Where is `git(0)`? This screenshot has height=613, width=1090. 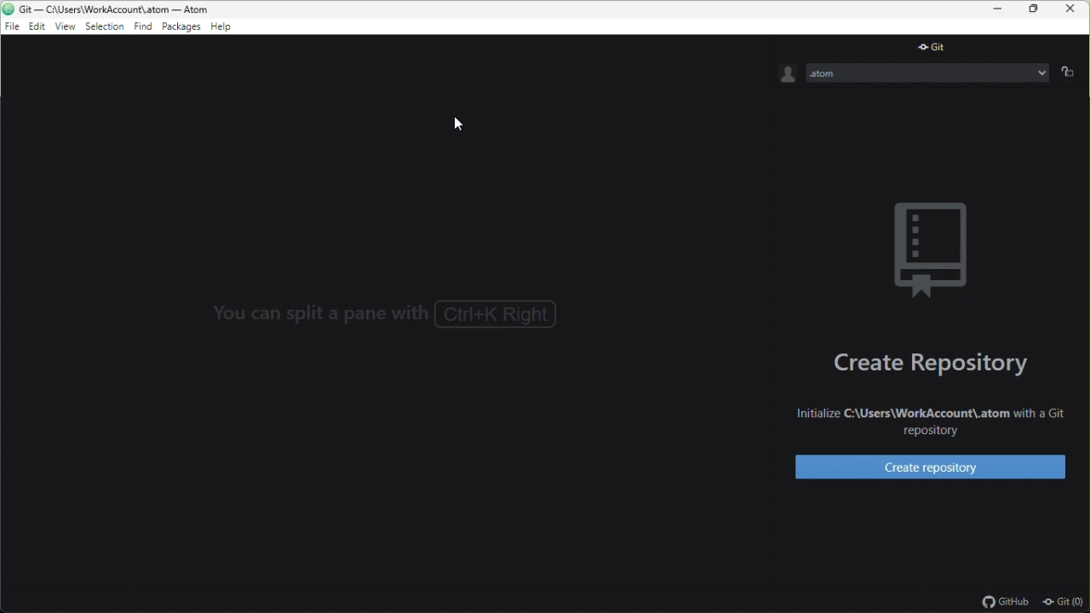
git(0) is located at coordinates (1064, 604).